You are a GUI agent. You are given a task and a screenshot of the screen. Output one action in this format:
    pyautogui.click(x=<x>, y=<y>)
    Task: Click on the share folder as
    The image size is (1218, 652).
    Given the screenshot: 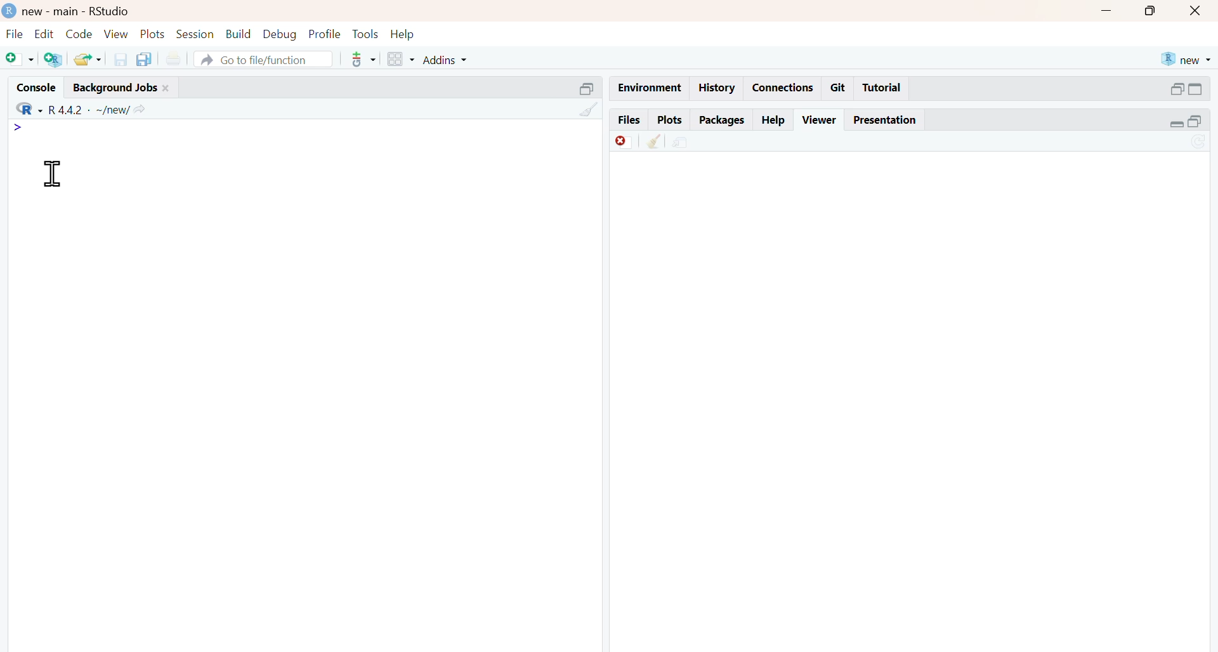 What is the action you would take?
    pyautogui.click(x=89, y=59)
    